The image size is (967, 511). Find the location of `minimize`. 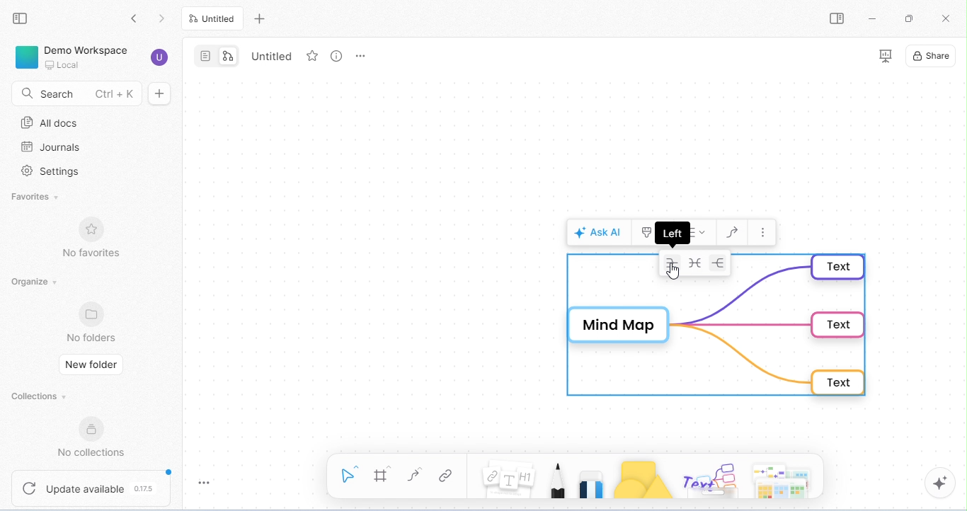

minimize is located at coordinates (874, 18).